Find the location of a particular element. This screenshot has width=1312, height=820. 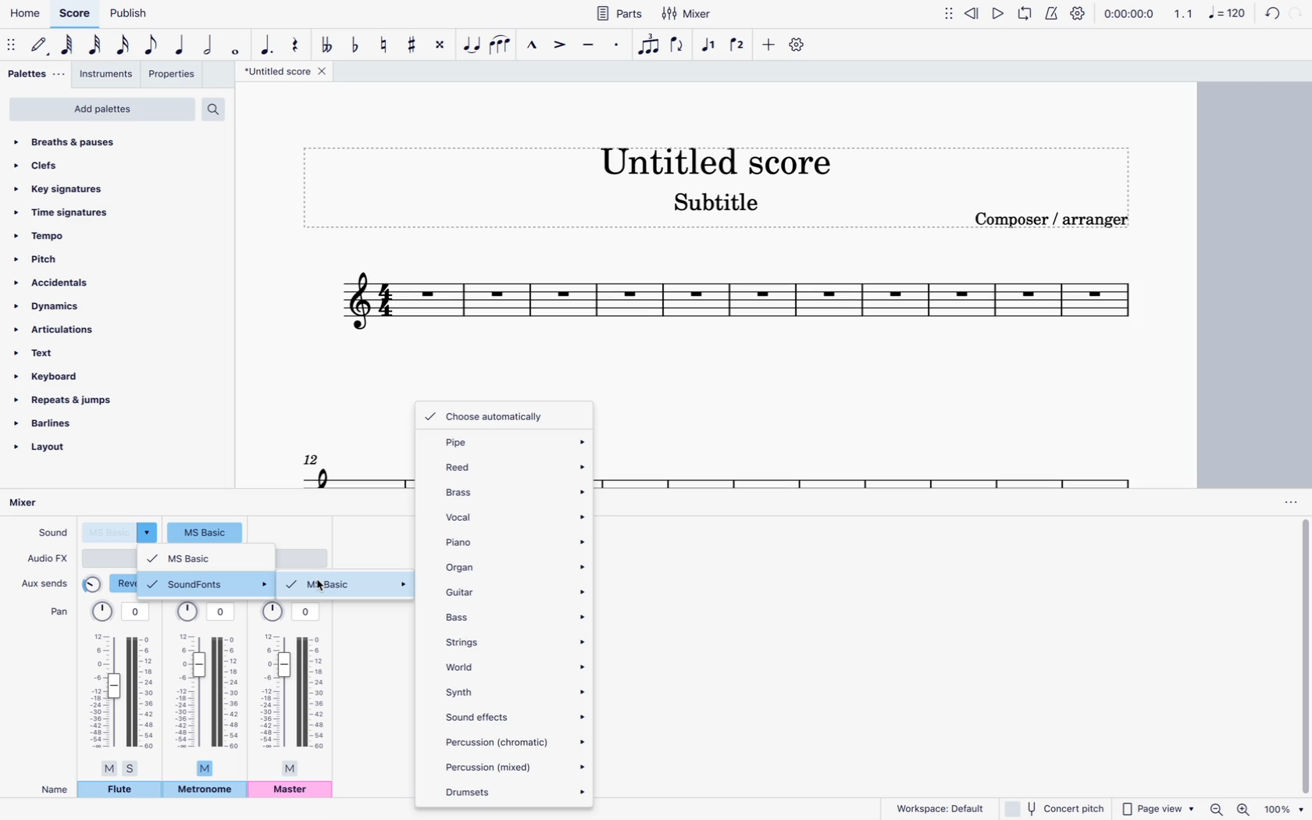

scale is located at coordinates (868, 470).